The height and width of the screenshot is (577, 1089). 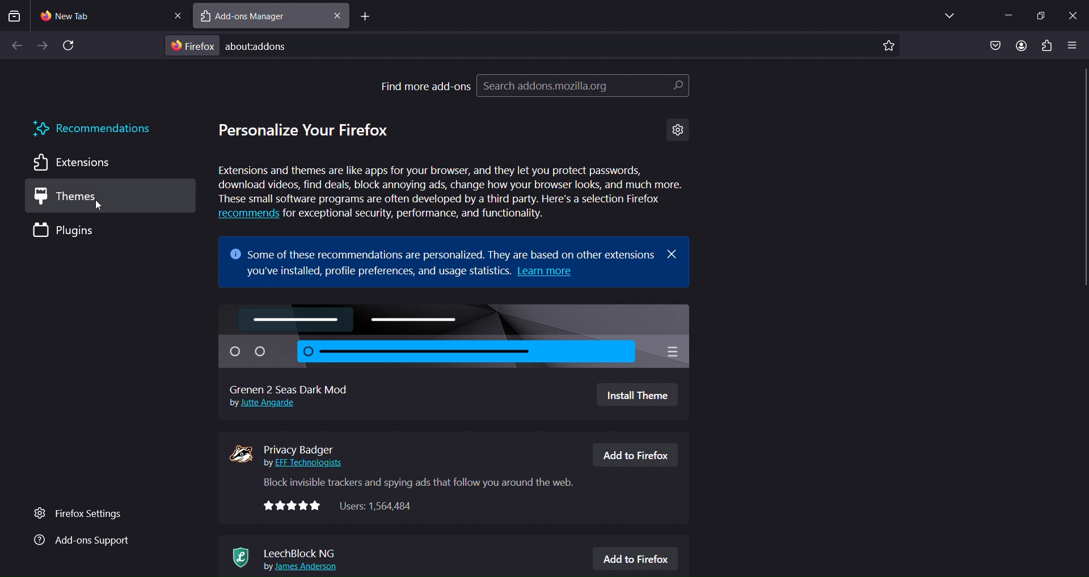 I want to click on plugins, so click(x=75, y=231).